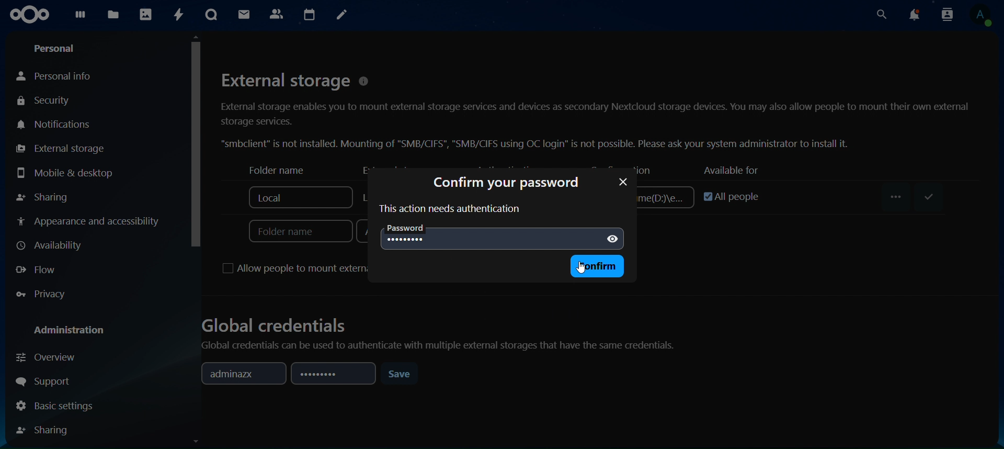 Image resolution: width=1004 pixels, height=449 pixels. What do you see at coordinates (146, 15) in the screenshot?
I see `photos` at bounding box center [146, 15].